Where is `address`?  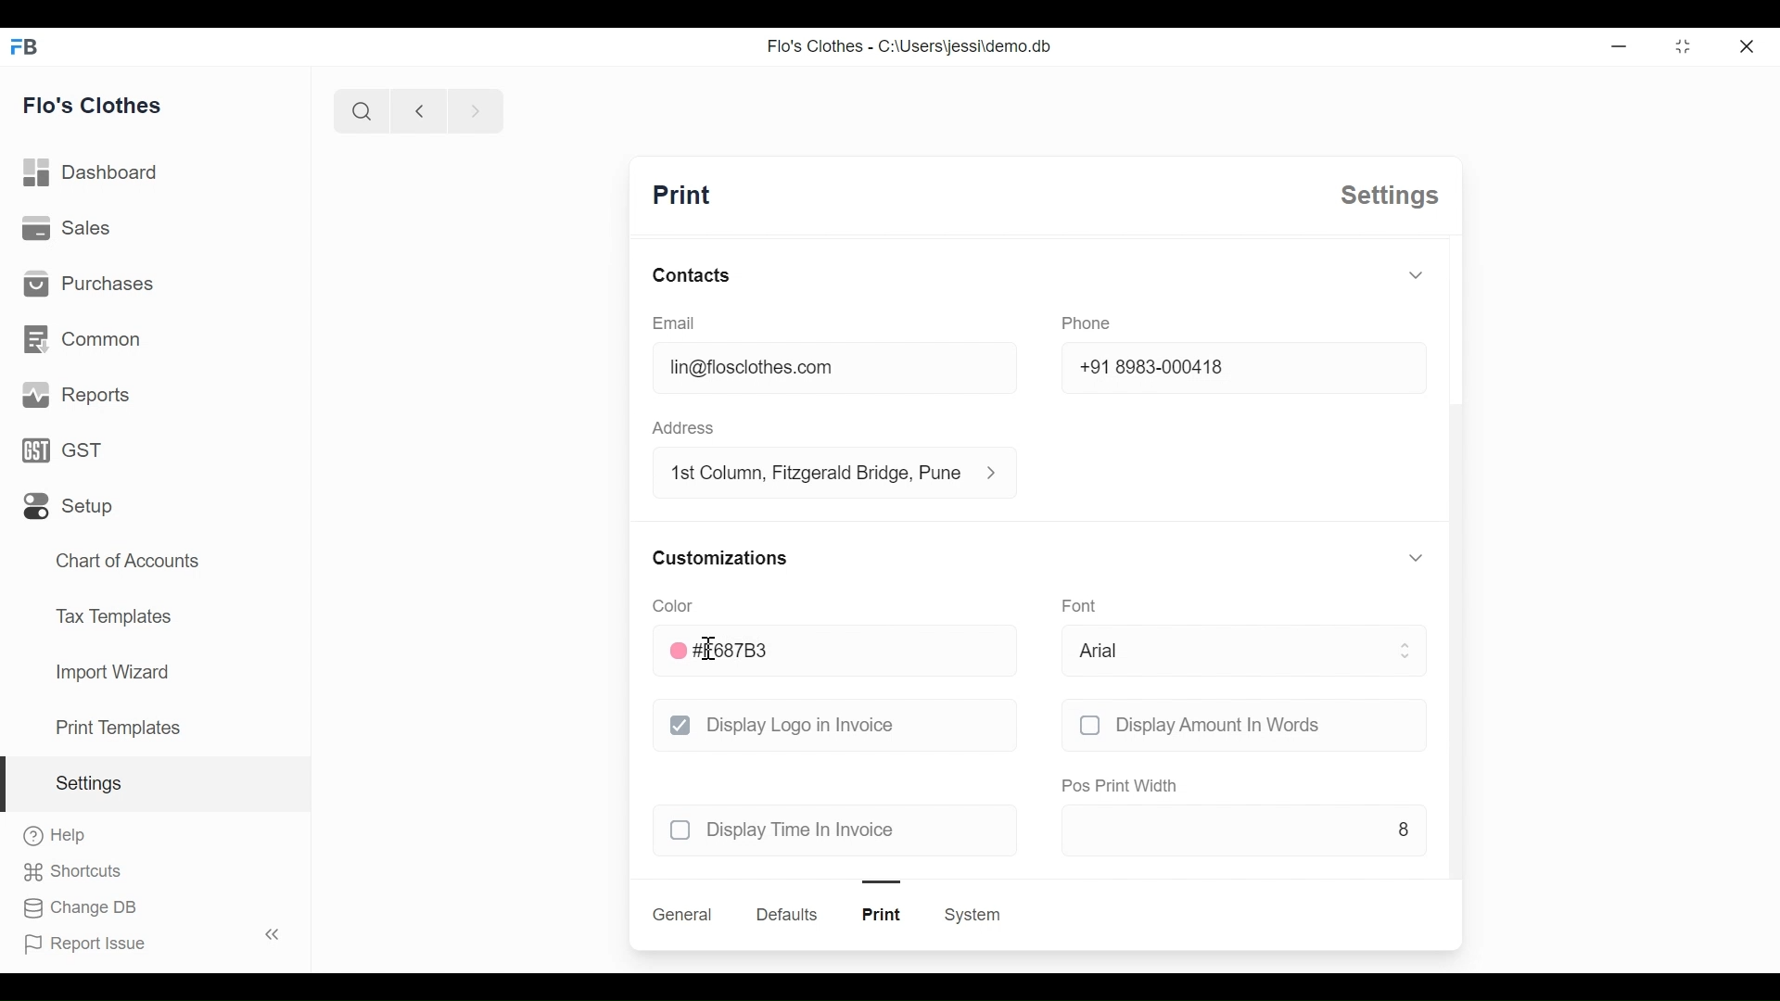
address is located at coordinates (682, 428).